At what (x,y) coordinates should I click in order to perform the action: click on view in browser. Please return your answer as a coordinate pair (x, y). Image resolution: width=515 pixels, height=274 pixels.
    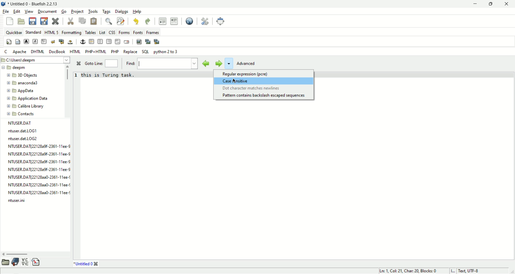
    Looking at the image, I should click on (189, 21).